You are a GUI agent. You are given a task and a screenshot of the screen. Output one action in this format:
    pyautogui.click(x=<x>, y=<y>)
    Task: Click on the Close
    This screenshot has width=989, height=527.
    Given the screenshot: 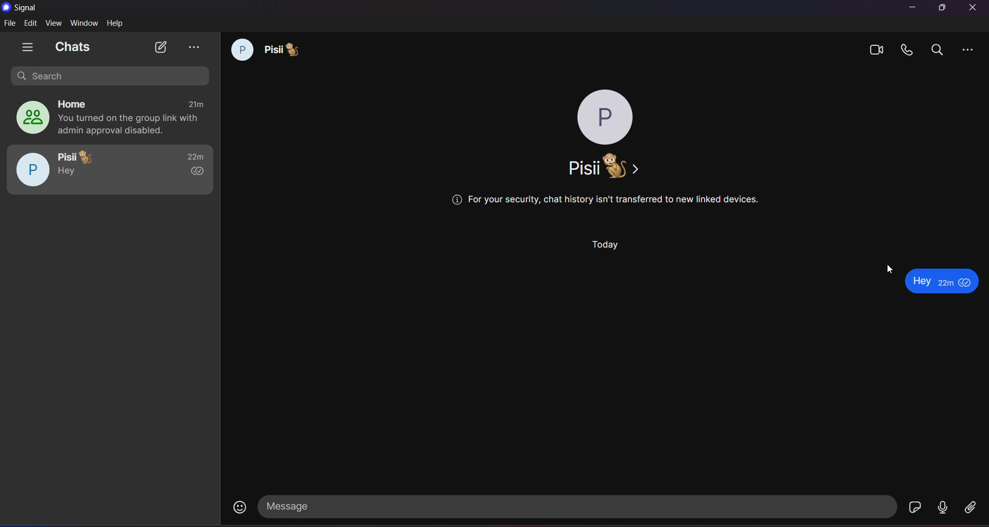 What is the action you would take?
    pyautogui.click(x=973, y=10)
    